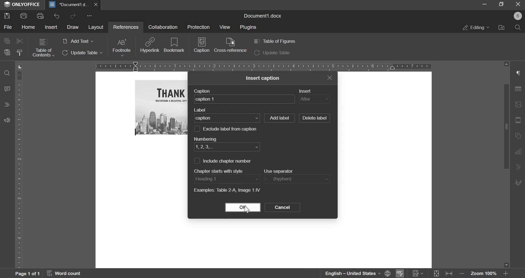 This screenshot has width=525, height=278. I want to click on cross reference, so click(230, 45).